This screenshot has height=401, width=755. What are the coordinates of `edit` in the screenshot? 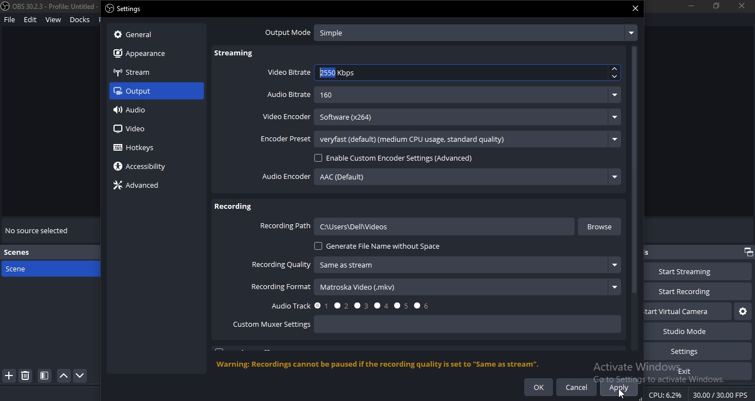 It's located at (30, 20).